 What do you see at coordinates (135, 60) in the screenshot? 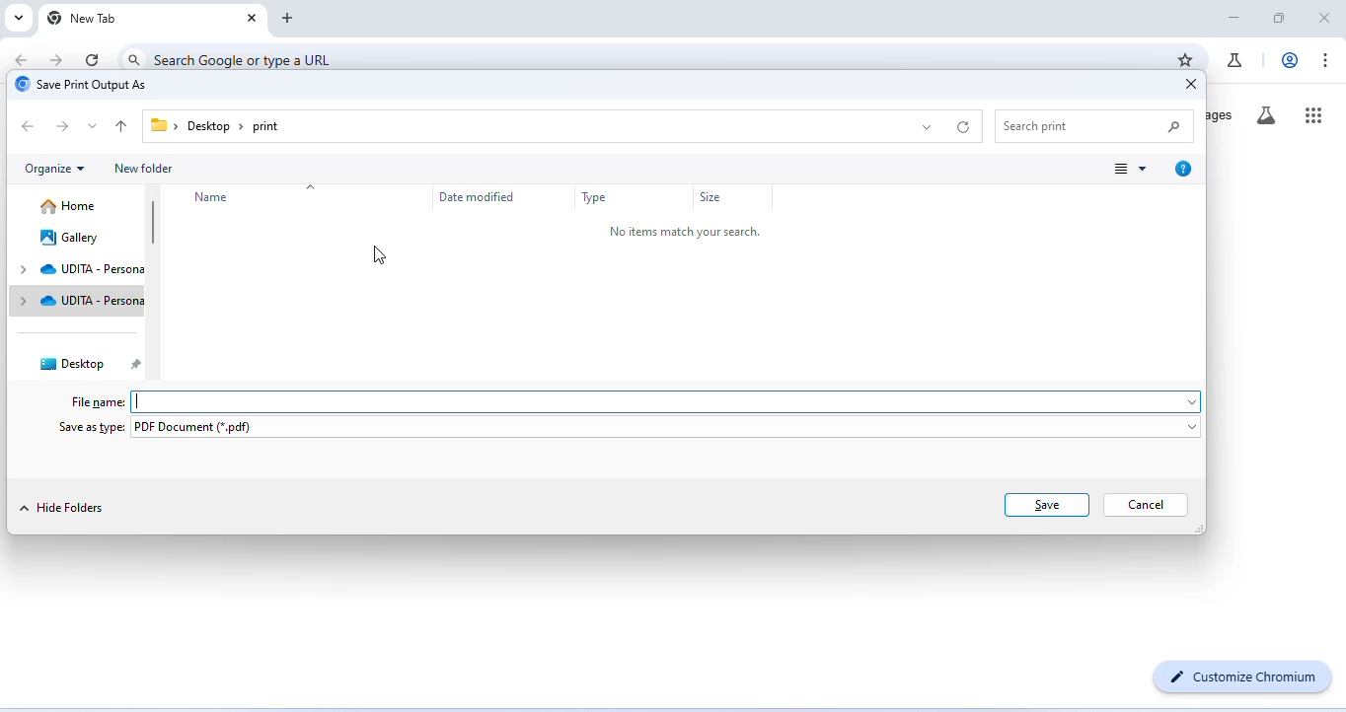
I see `search icon` at bounding box center [135, 60].